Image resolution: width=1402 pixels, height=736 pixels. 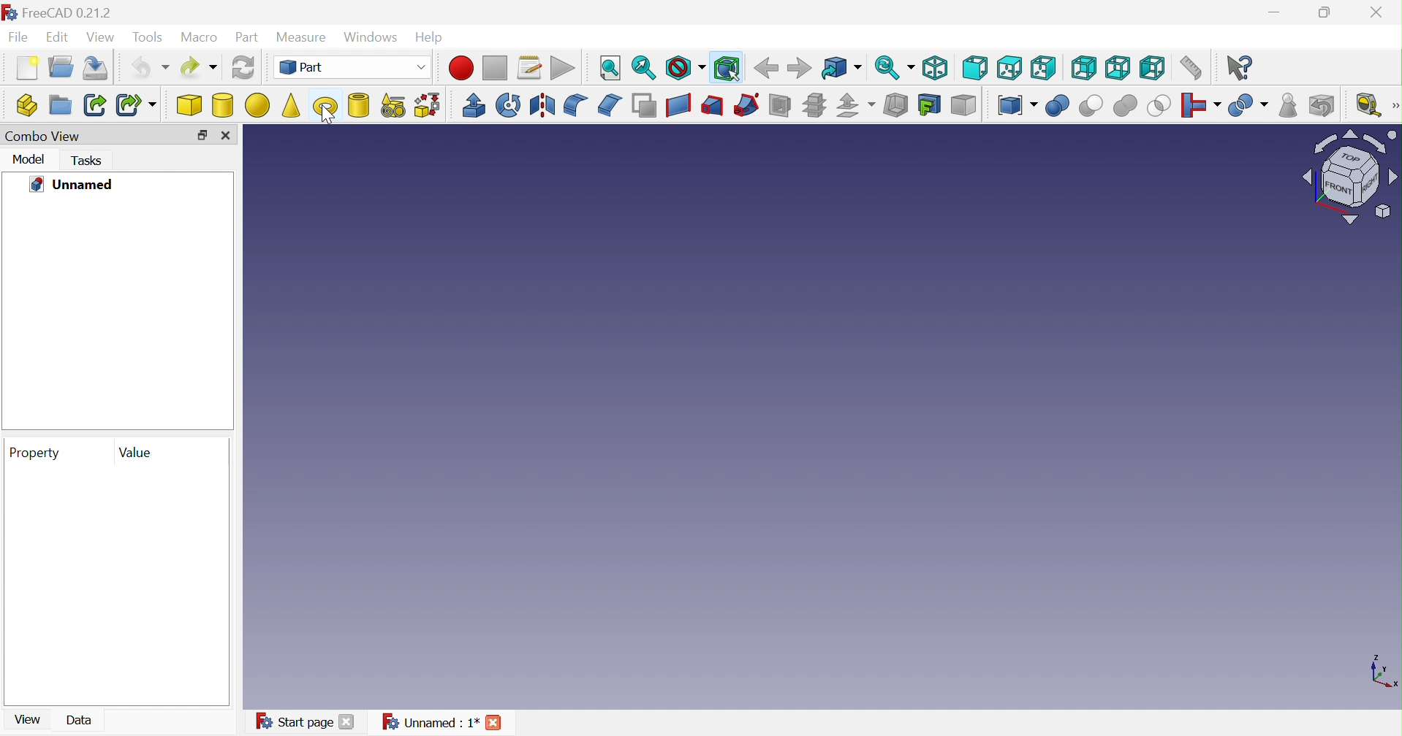 What do you see at coordinates (1383, 12) in the screenshot?
I see `Close` at bounding box center [1383, 12].